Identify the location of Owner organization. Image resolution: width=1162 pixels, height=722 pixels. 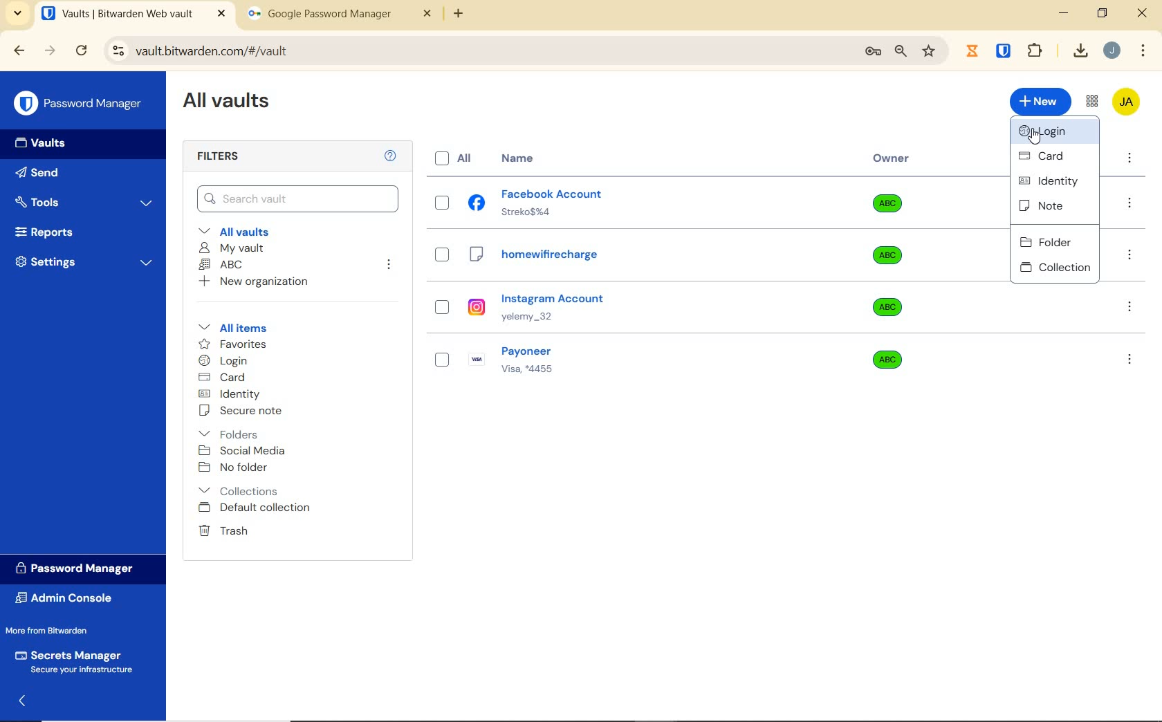
(884, 358).